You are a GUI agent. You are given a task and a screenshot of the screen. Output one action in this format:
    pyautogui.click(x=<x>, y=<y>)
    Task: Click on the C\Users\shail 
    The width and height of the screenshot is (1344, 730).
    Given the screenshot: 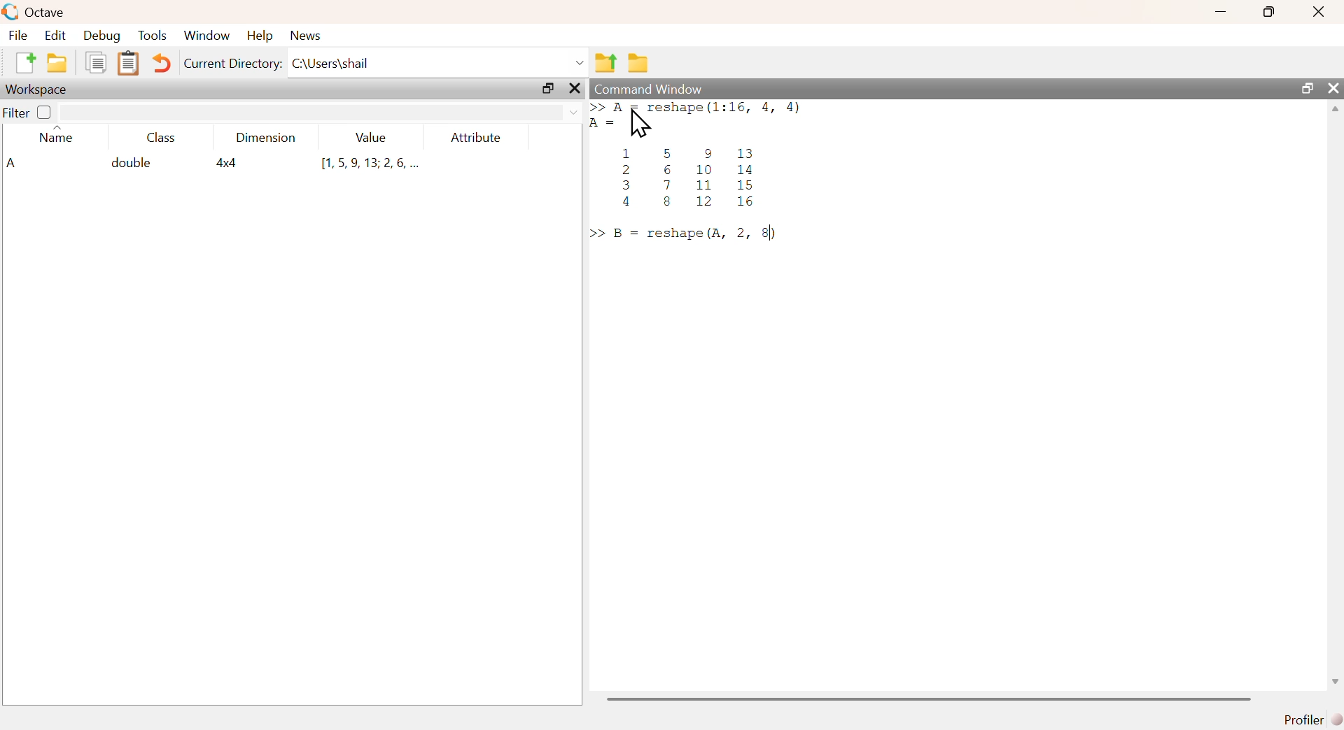 What is the action you would take?
    pyautogui.click(x=439, y=62)
    